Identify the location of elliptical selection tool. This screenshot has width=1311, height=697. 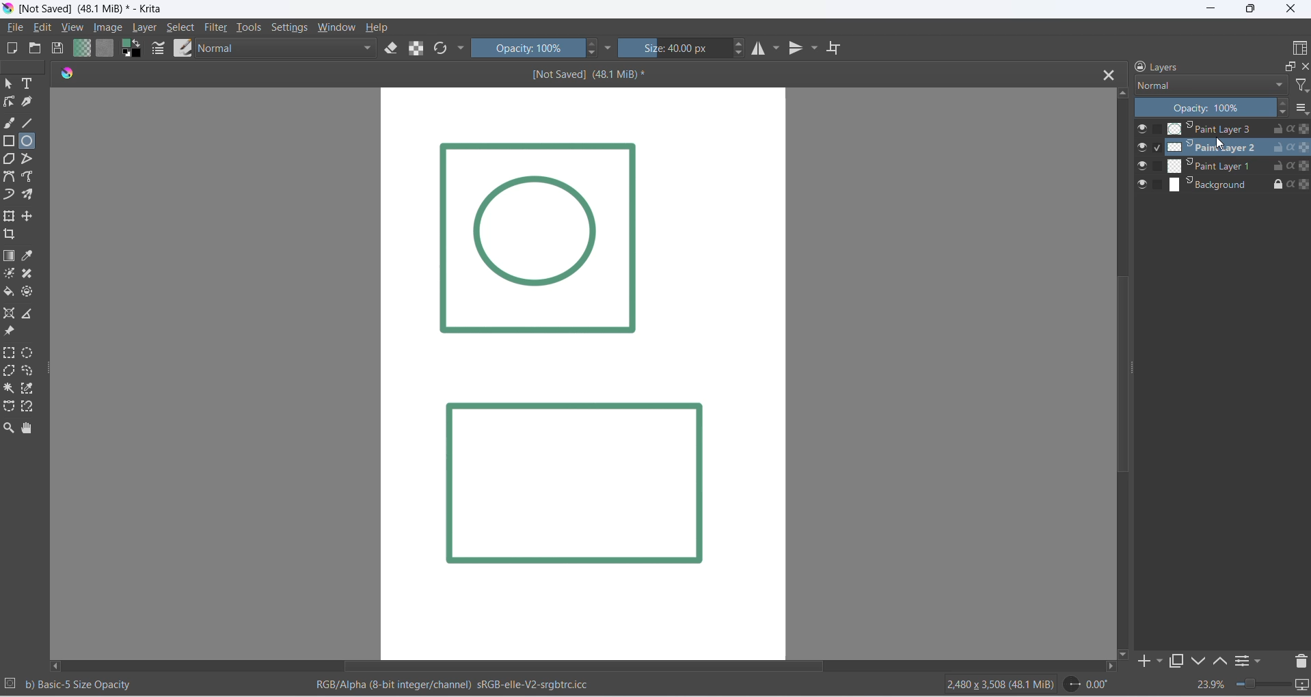
(27, 352).